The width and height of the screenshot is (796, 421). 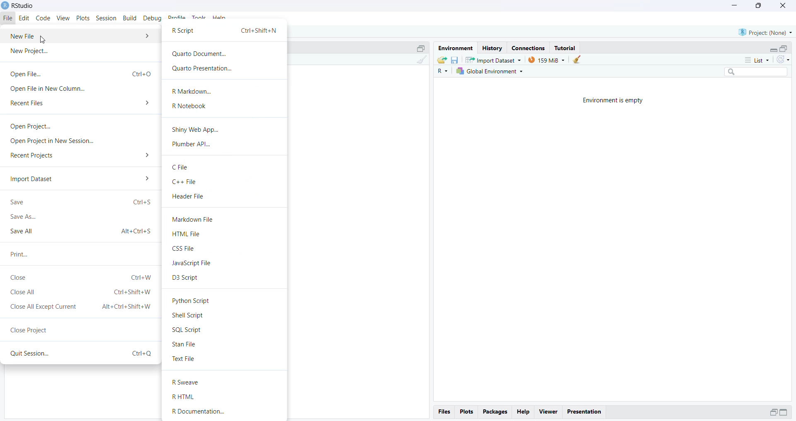 What do you see at coordinates (548, 412) in the screenshot?
I see `viewer` at bounding box center [548, 412].